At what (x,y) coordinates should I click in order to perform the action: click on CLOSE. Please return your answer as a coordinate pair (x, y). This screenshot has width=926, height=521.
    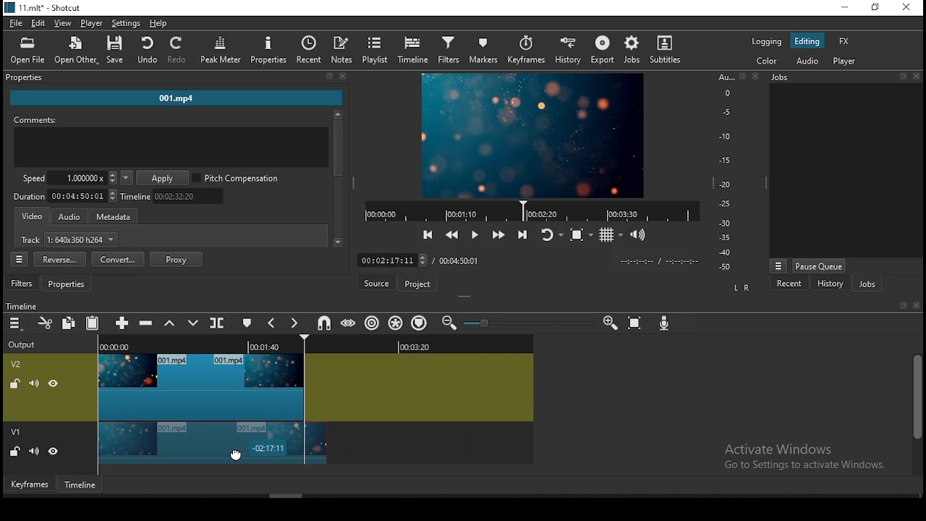
    Looking at the image, I should click on (915, 306).